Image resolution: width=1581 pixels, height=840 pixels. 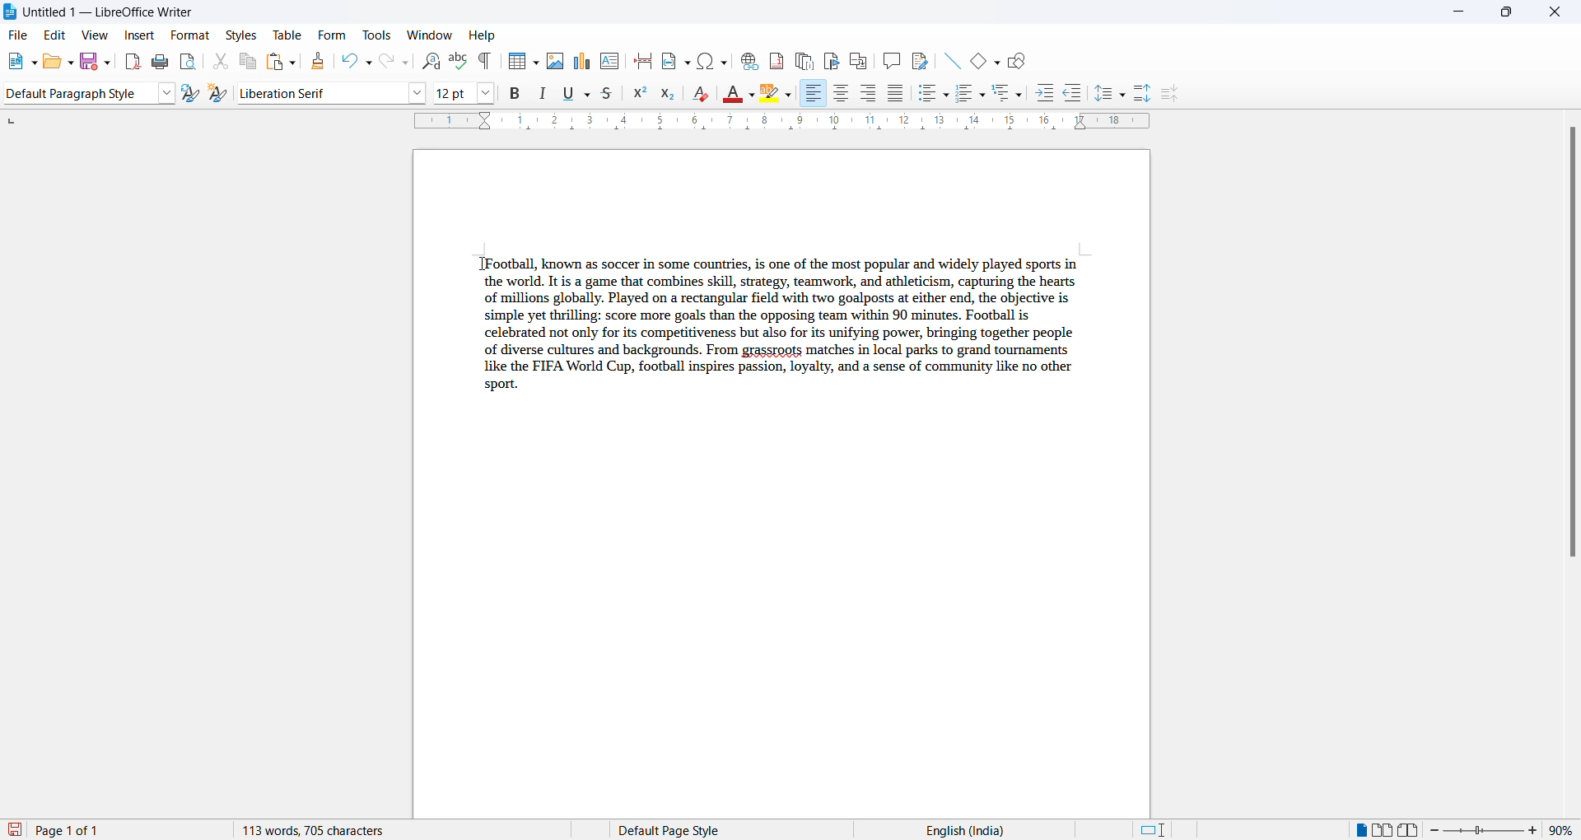 What do you see at coordinates (1537, 830) in the screenshot?
I see `increase zoom` at bounding box center [1537, 830].